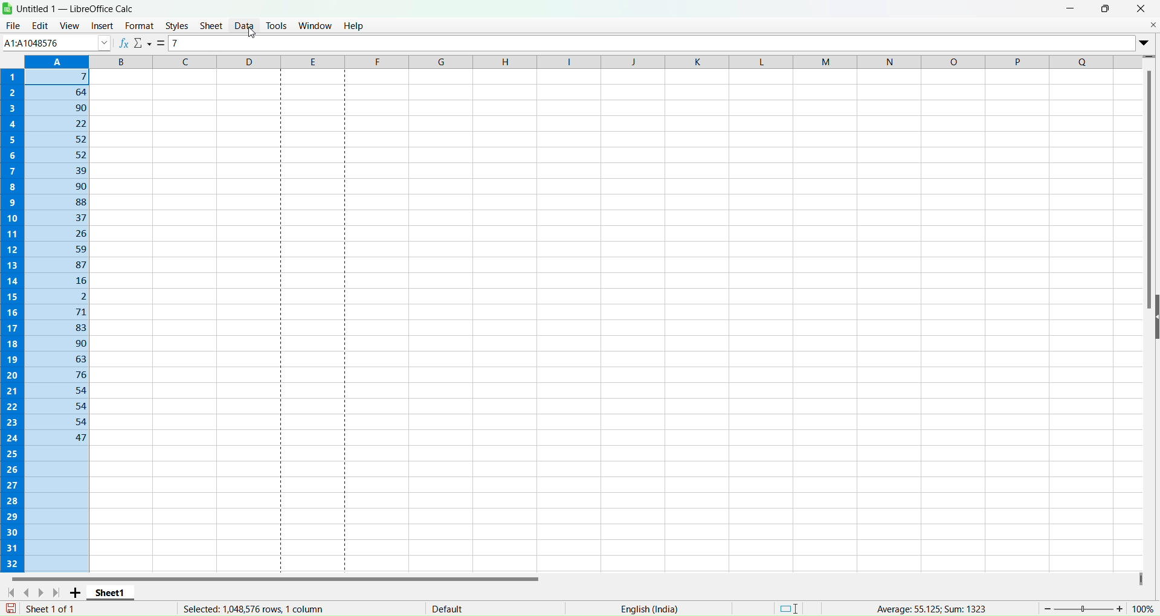 This screenshot has width=1160, height=616. Describe the element at coordinates (11, 318) in the screenshot. I see `Row Labels` at that location.